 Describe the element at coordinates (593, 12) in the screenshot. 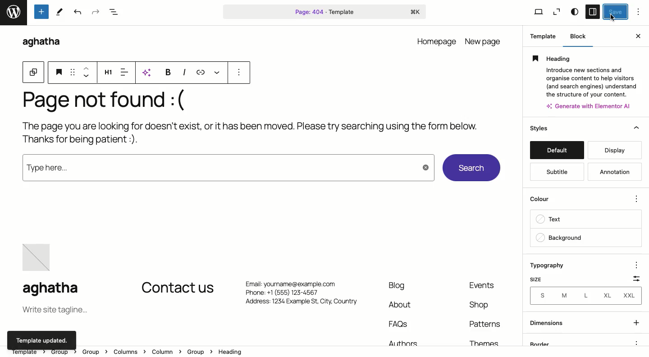

I see `Sidebar` at that location.